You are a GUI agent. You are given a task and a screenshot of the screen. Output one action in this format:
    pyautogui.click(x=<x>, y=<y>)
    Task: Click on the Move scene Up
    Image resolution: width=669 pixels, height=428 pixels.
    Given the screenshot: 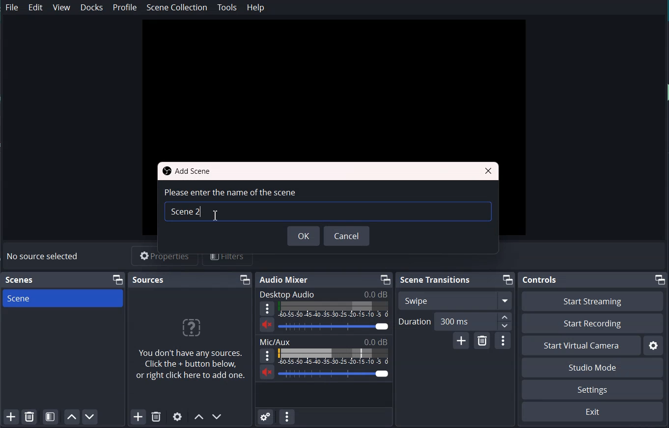 What is the action you would take?
    pyautogui.click(x=198, y=418)
    